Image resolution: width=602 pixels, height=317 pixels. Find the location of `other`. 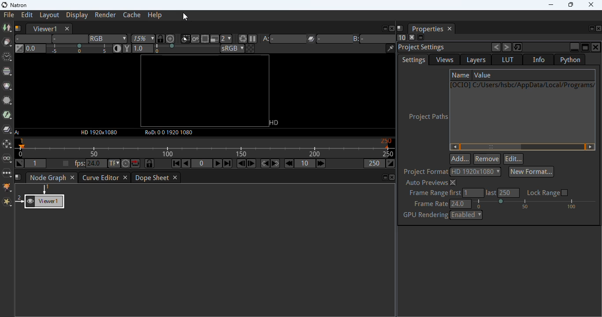

other is located at coordinates (7, 173).